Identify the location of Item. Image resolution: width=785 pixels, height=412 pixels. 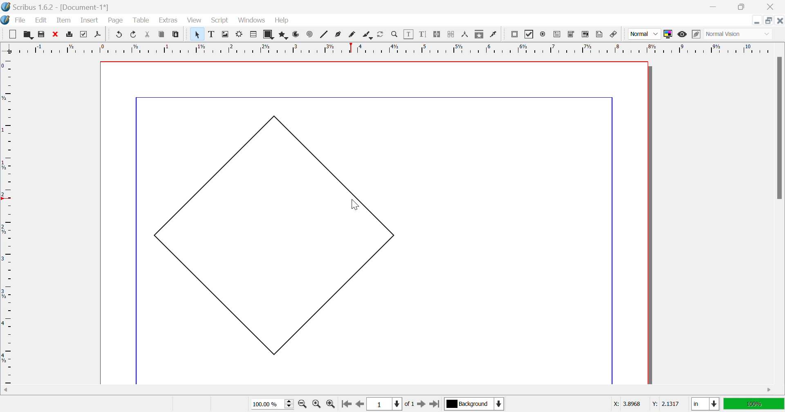
(64, 20).